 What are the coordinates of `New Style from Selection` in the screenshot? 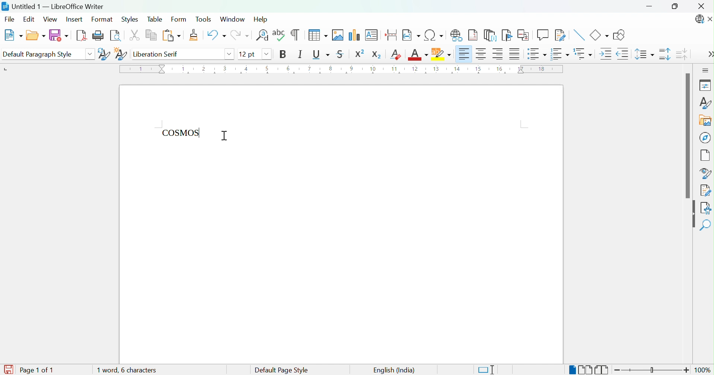 It's located at (121, 53).